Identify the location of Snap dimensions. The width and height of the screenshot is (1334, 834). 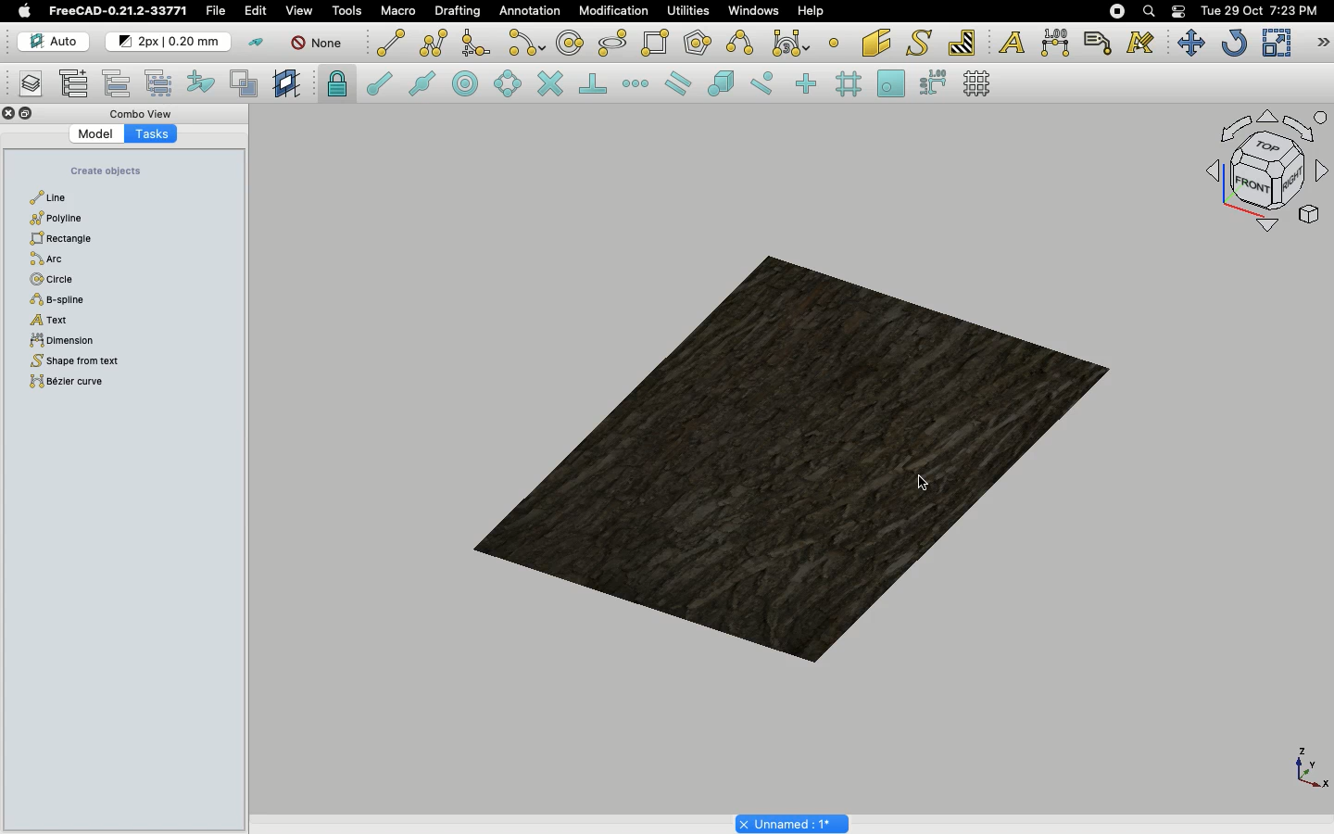
(930, 82).